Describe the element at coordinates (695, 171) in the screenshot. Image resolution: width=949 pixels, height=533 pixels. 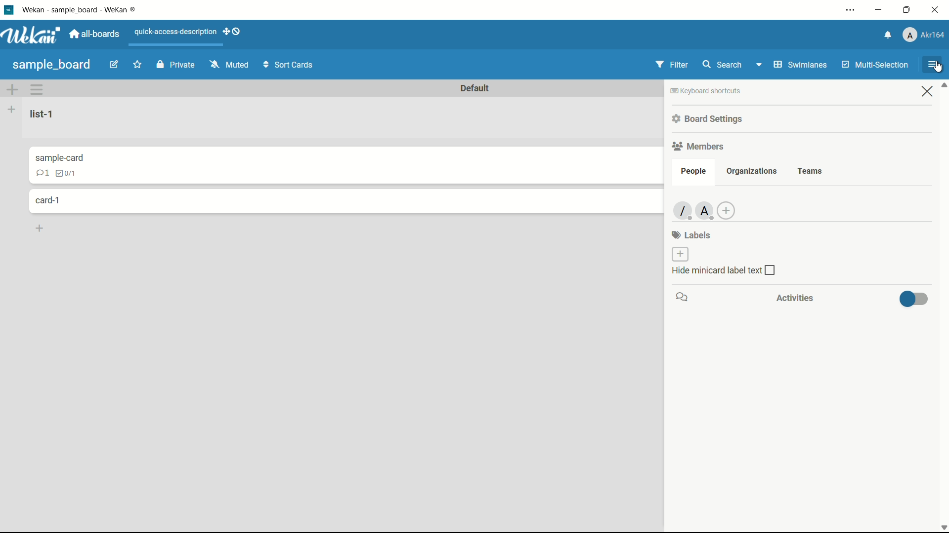
I see `people` at that location.